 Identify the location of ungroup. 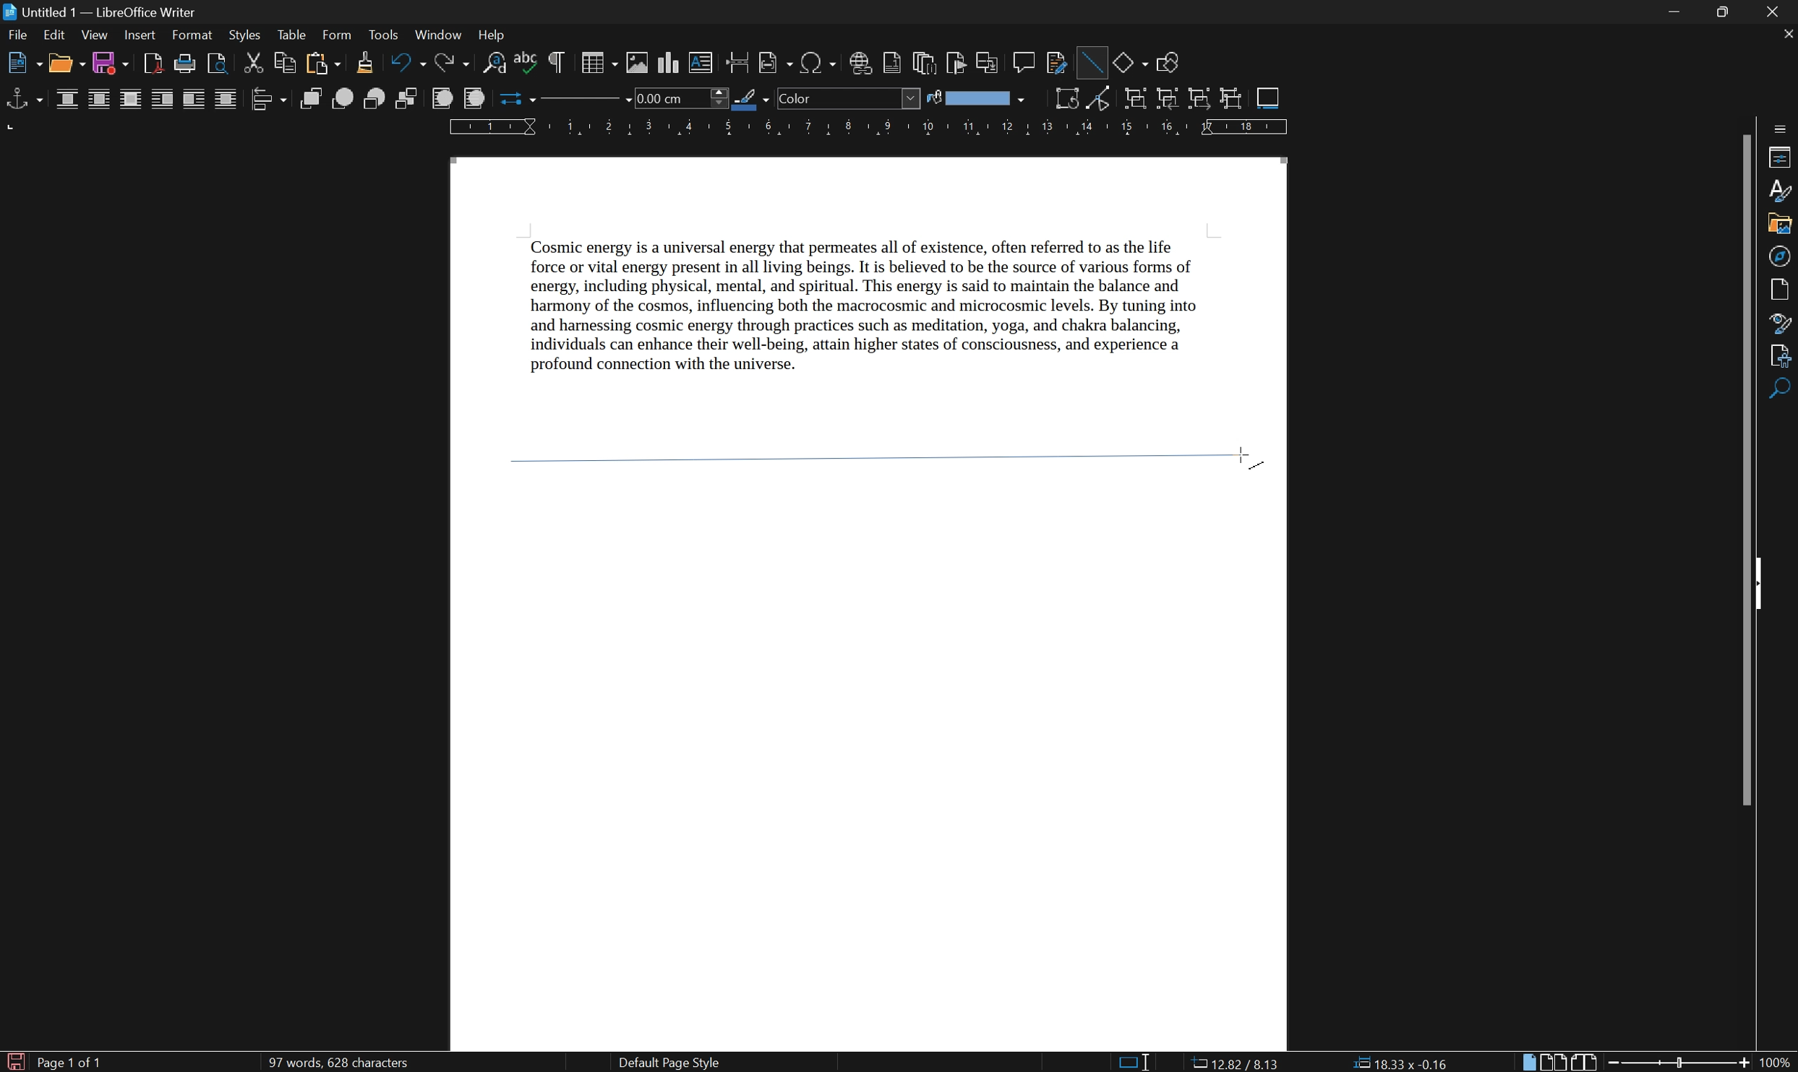
(1232, 99).